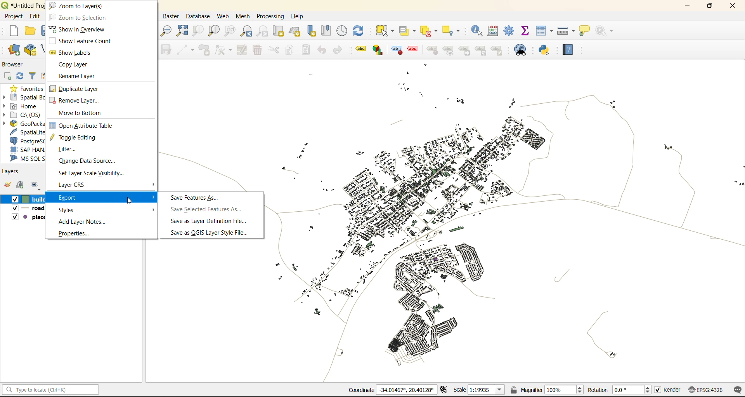 The image size is (745, 397). Describe the element at coordinates (128, 199) in the screenshot. I see `cursor` at that location.